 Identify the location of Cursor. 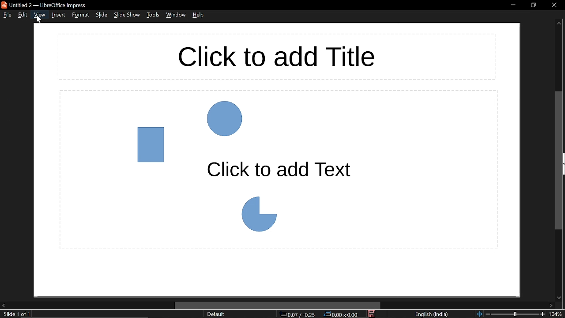
(39, 20).